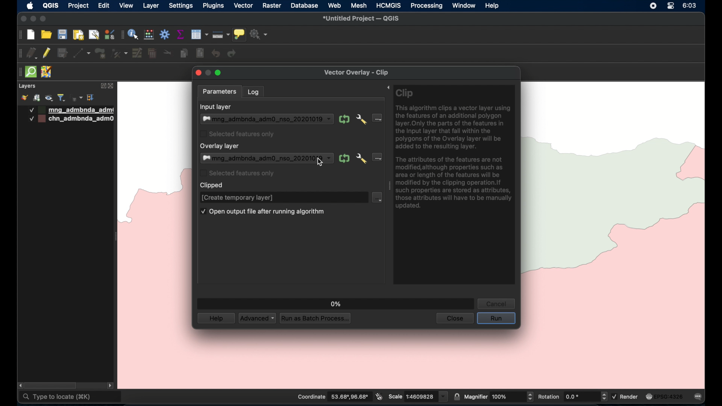 This screenshot has height=406, width=722. Describe the element at coordinates (386, 88) in the screenshot. I see `expand` at that location.